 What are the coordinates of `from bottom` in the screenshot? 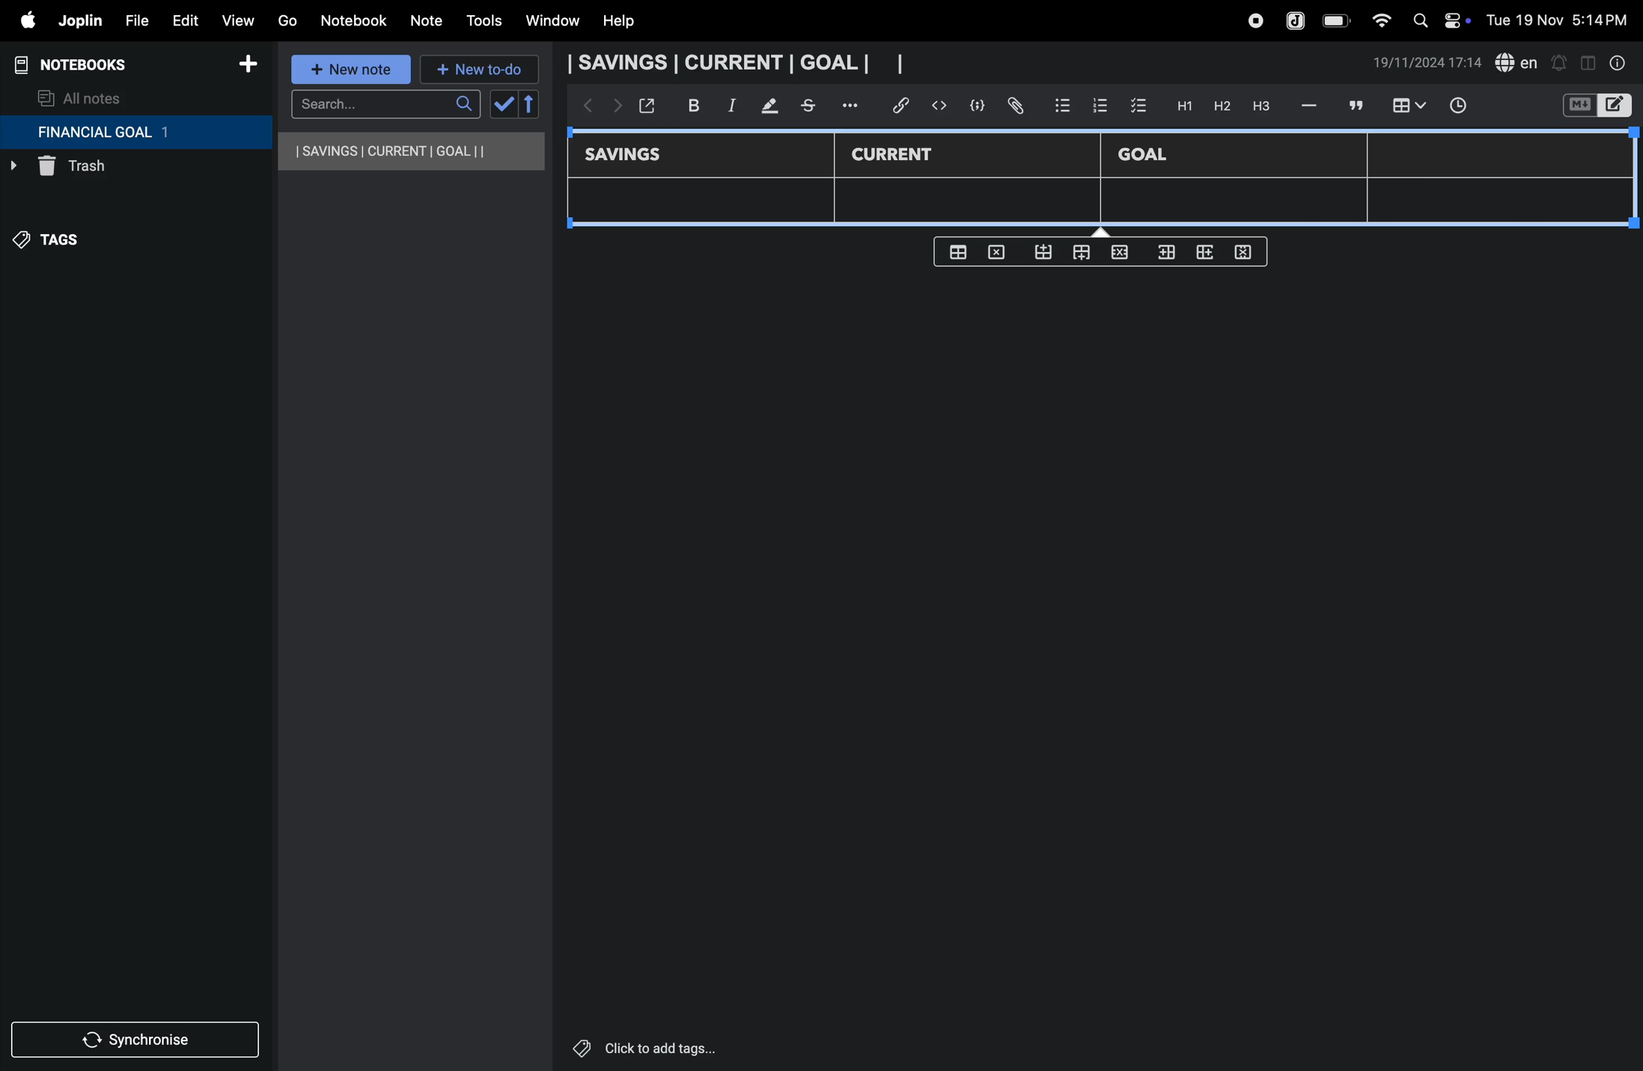 It's located at (1044, 253).